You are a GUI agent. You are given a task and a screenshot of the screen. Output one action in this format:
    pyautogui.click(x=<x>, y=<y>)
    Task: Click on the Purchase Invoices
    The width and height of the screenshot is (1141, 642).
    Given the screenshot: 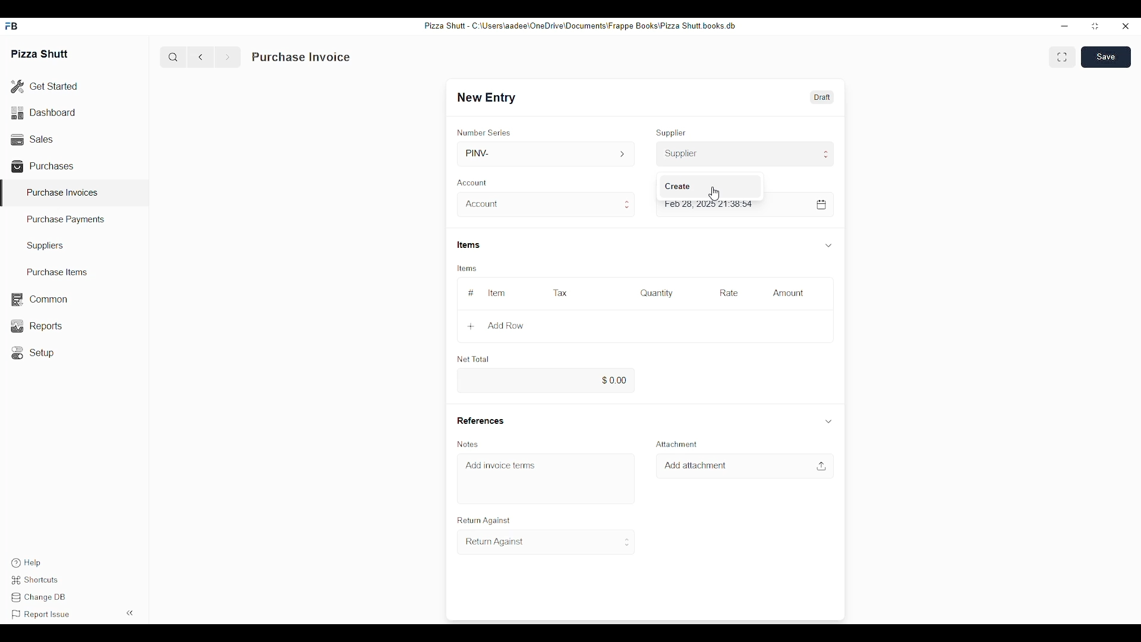 What is the action you would take?
    pyautogui.click(x=62, y=192)
    